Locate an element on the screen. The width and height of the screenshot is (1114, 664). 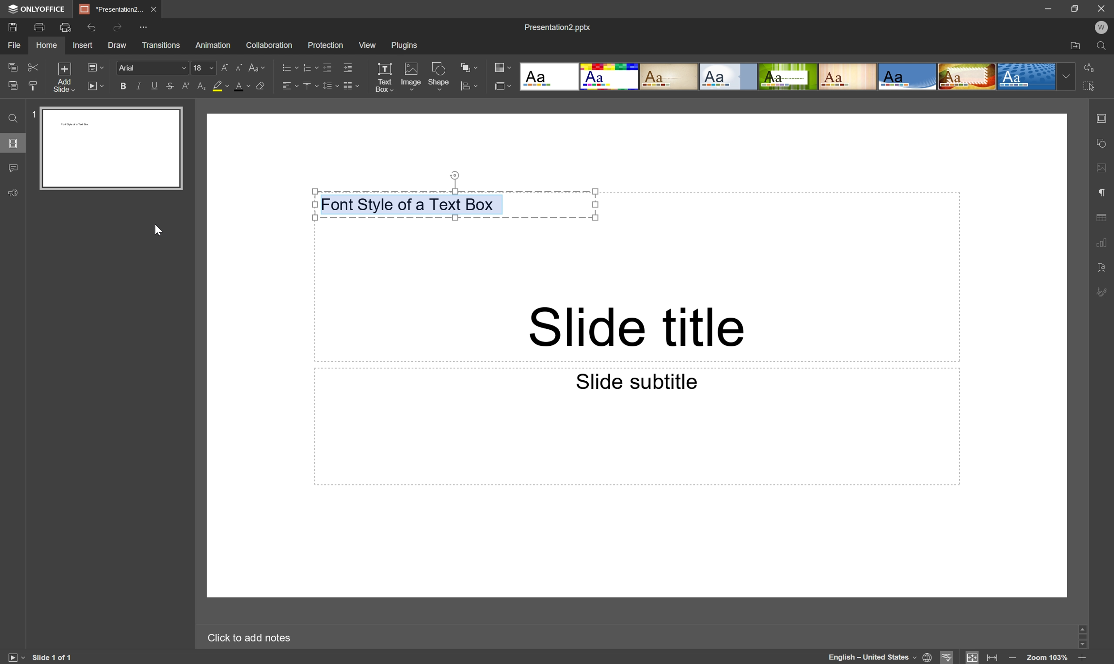
Restore Down is located at coordinates (1078, 6).